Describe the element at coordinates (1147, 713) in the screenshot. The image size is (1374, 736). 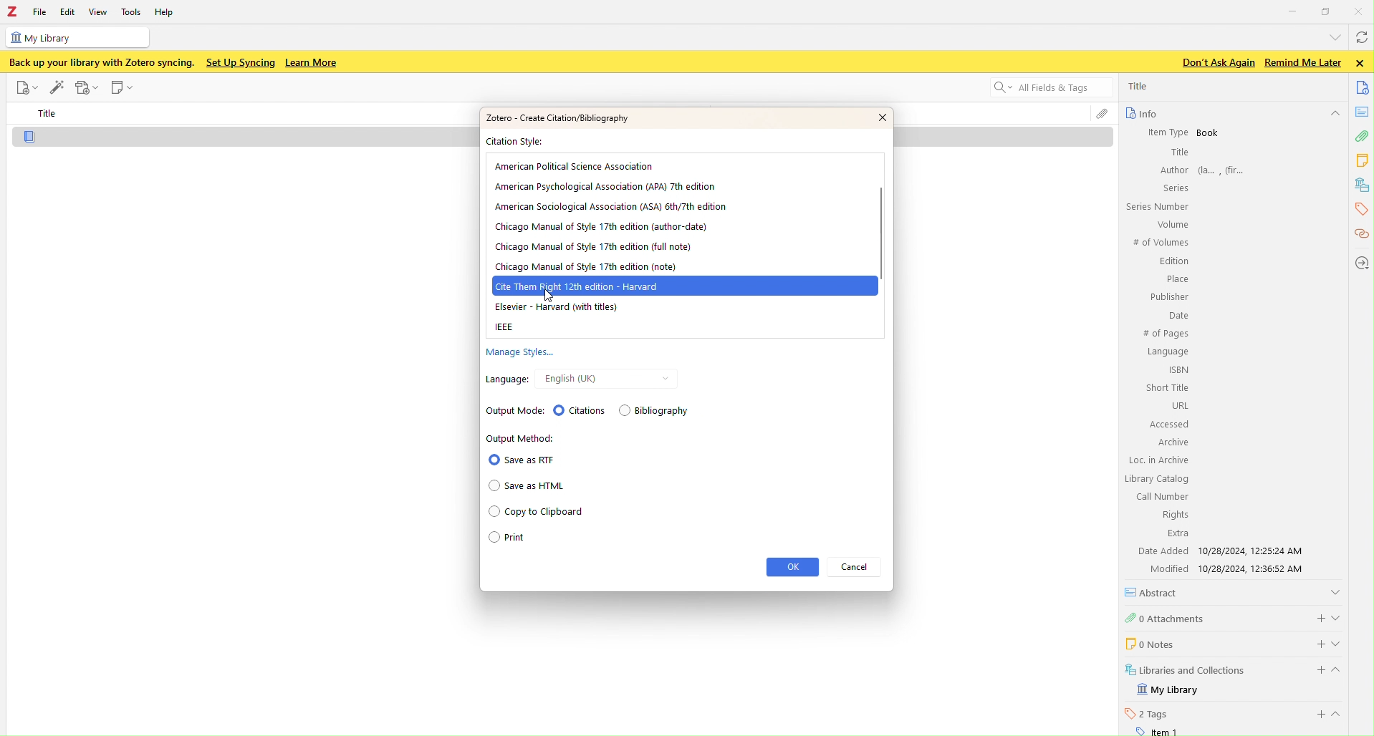
I see `2 Tags` at that location.